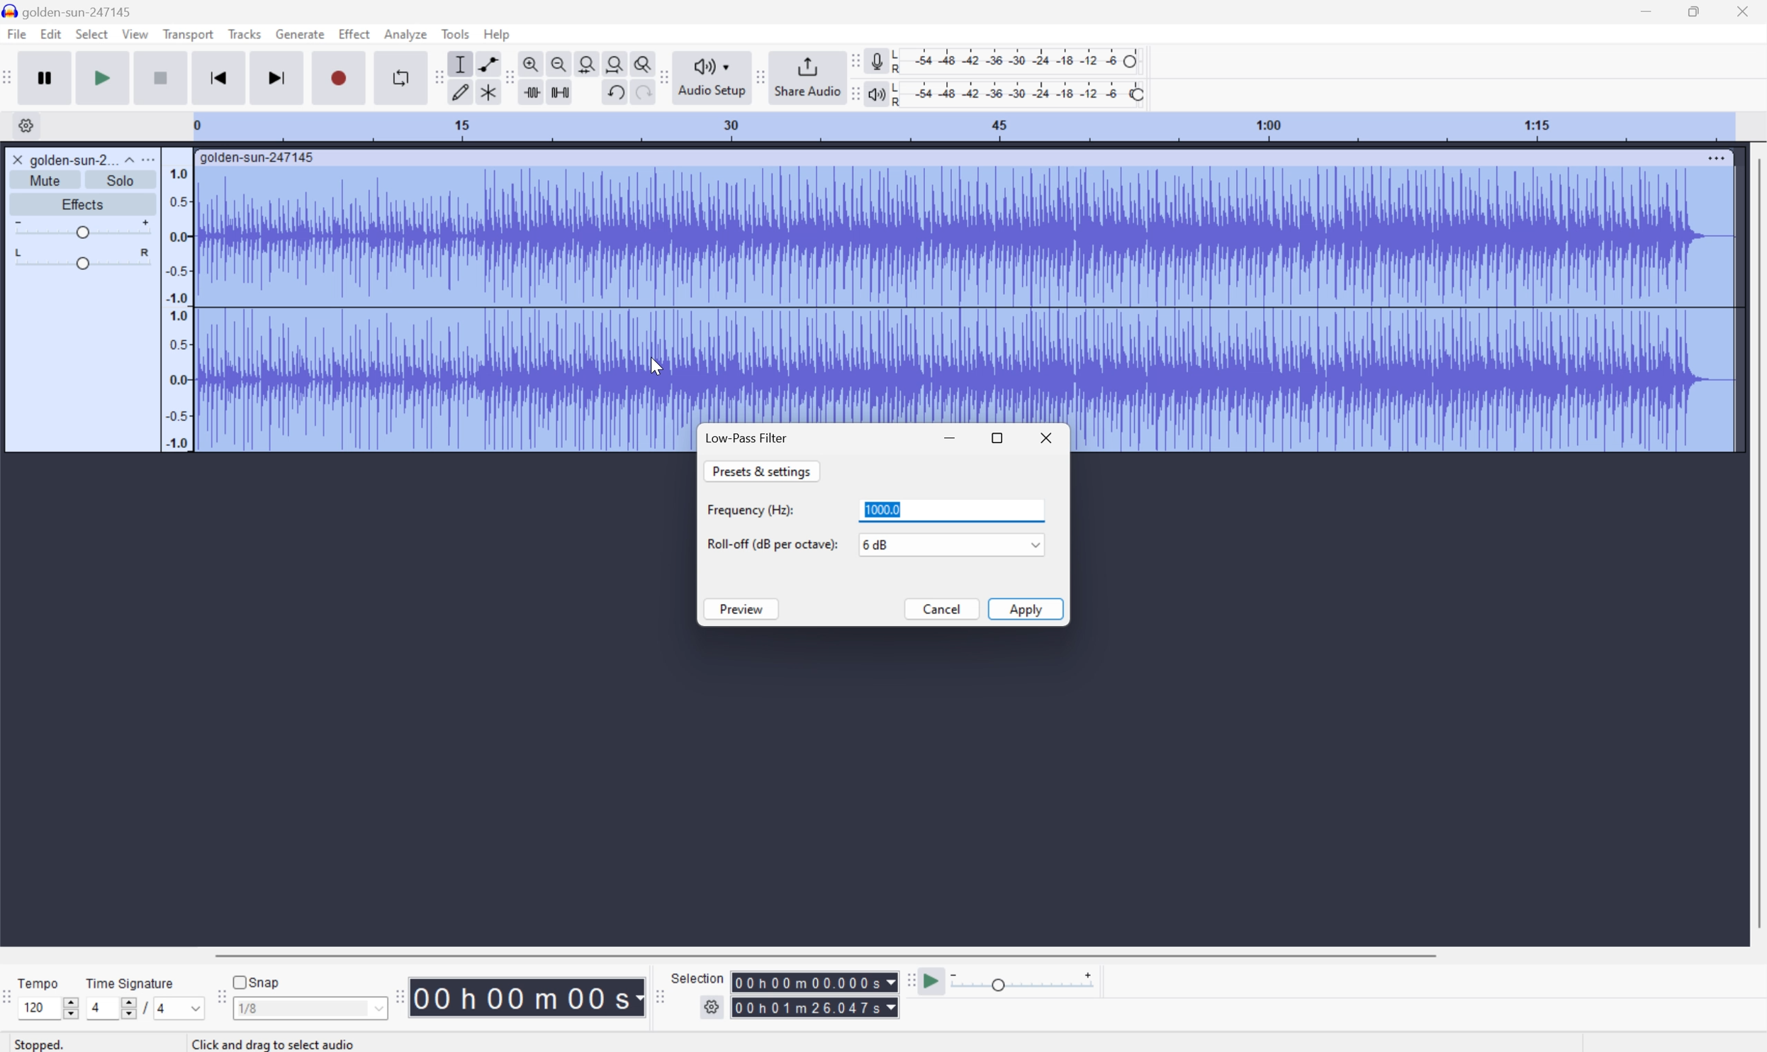 Image resolution: width=1767 pixels, height=1052 pixels. What do you see at coordinates (639, 94) in the screenshot?
I see `` at bounding box center [639, 94].